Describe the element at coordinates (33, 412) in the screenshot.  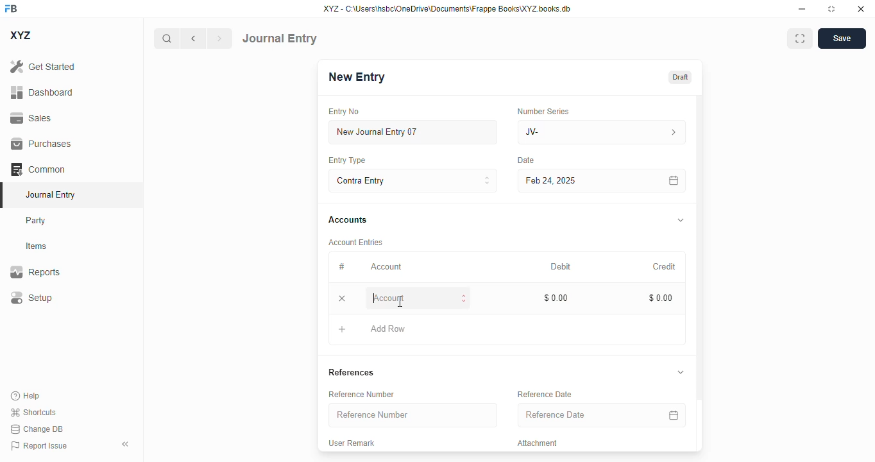
I see `shortcuts` at that location.